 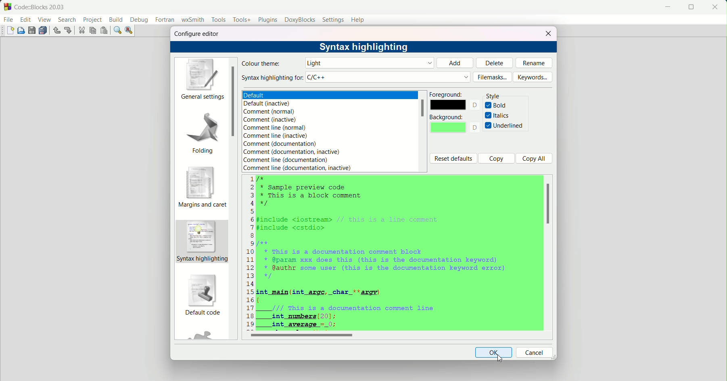 I want to click on underlined, so click(x=505, y=125).